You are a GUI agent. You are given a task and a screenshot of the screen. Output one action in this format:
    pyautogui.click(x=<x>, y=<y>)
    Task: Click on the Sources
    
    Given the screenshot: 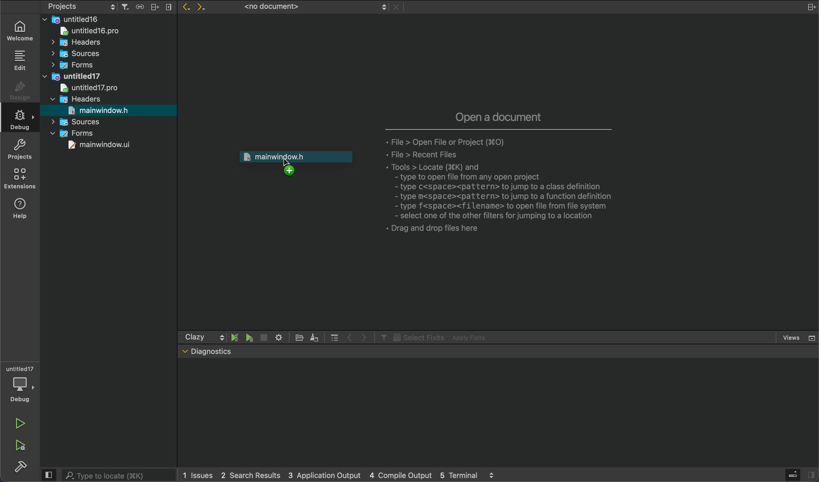 What is the action you would take?
    pyautogui.click(x=74, y=54)
    